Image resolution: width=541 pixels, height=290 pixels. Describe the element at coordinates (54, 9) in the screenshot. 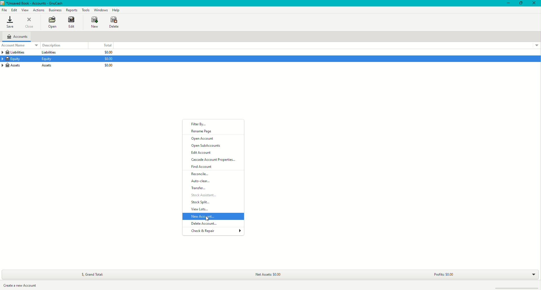

I see `Business` at that location.